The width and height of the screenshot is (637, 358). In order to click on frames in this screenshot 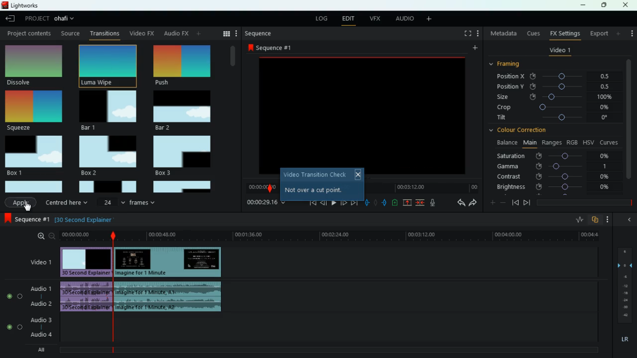, I will do `click(624, 285)`.